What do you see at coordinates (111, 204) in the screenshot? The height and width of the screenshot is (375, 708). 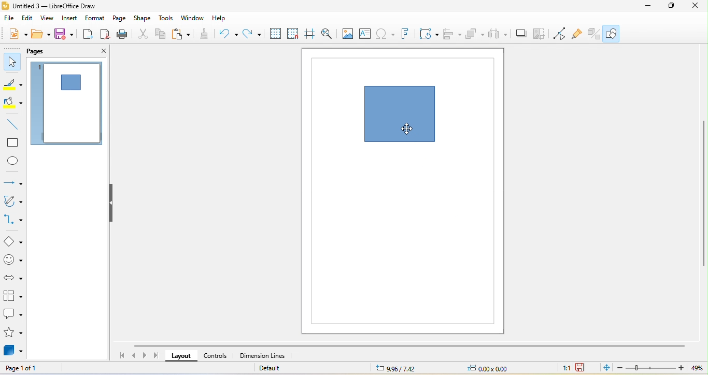 I see `hide` at bounding box center [111, 204].